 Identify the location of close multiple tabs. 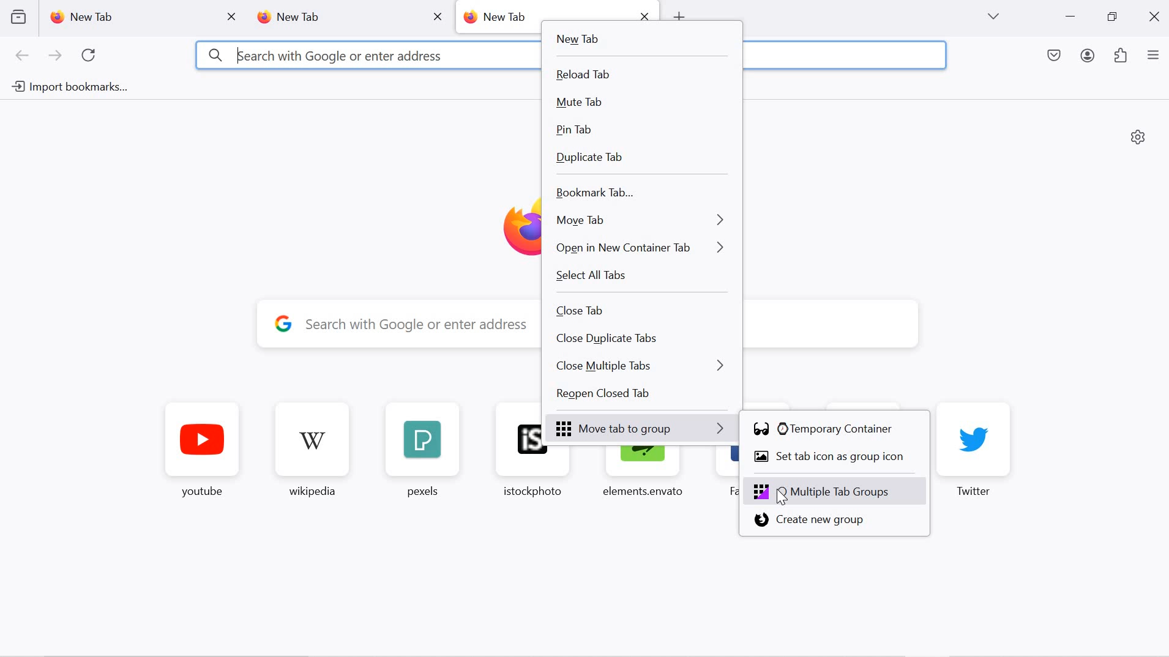
(642, 366).